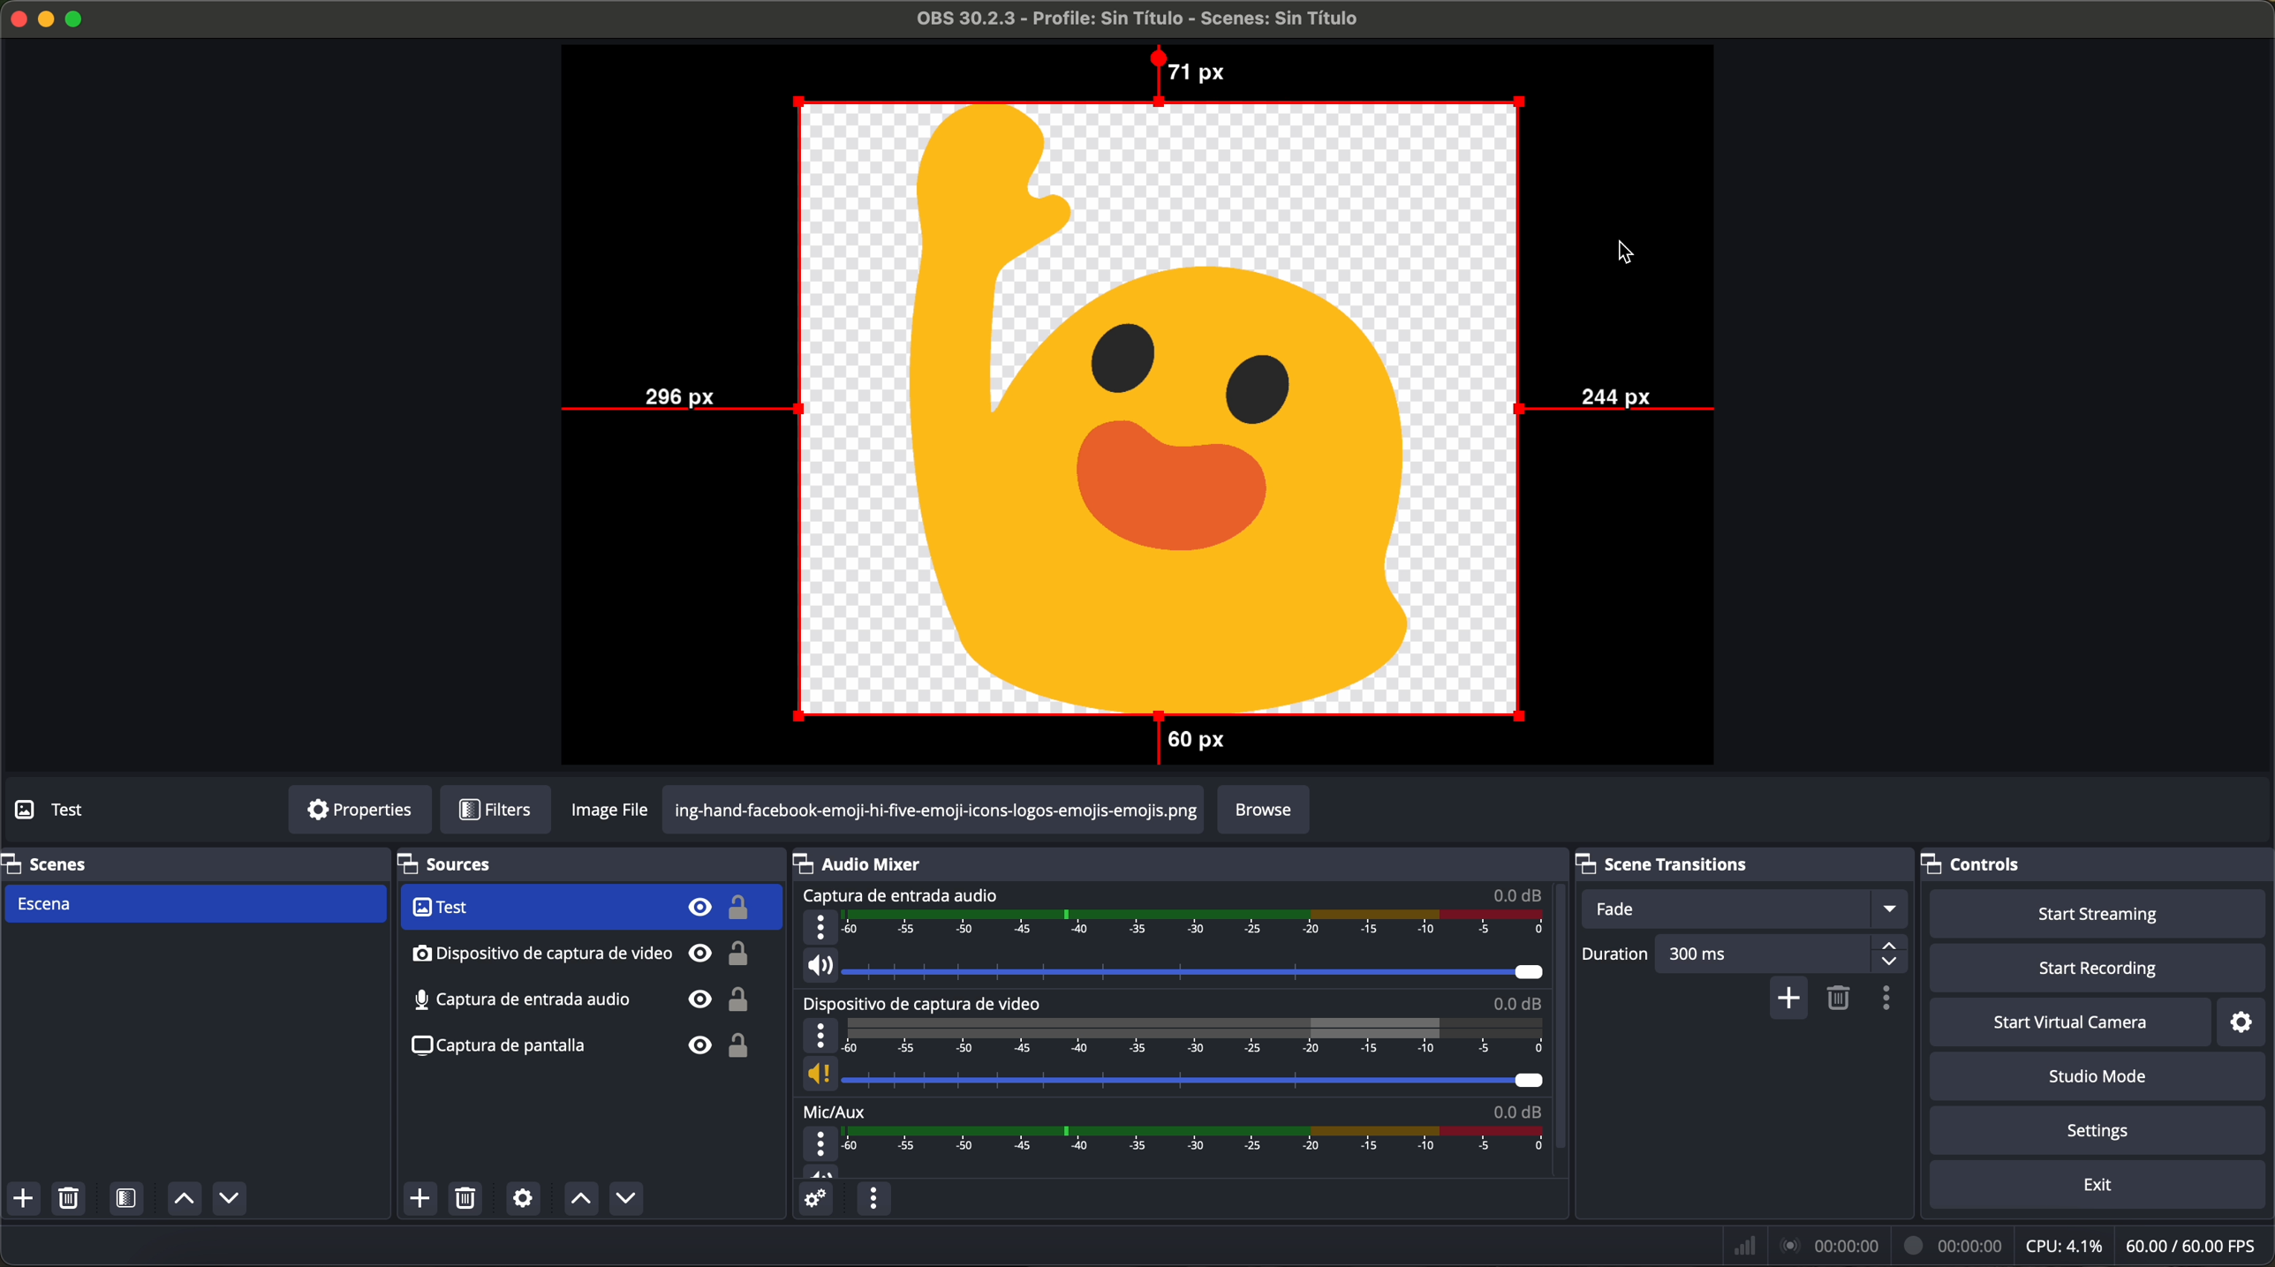 The image size is (2275, 1267). I want to click on remove configurable transition, so click(1841, 999).